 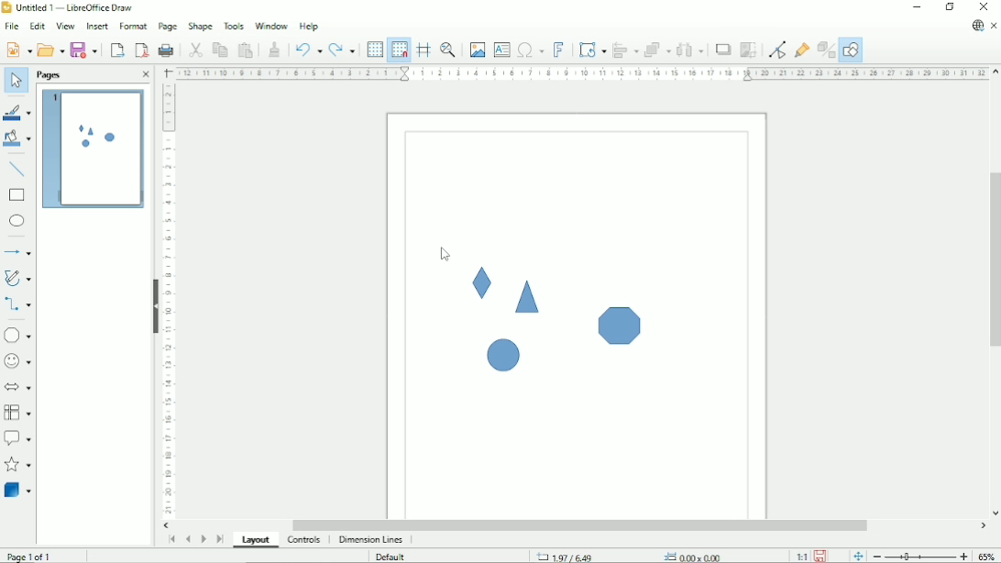 I want to click on Basic shapes, so click(x=20, y=335).